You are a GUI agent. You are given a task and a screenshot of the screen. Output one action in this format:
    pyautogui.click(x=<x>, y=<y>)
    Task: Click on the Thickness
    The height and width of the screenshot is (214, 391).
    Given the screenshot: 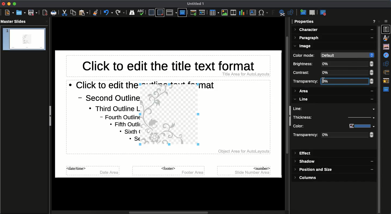 What is the action you would take?
    pyautogui.click(x=315, y=117)
    